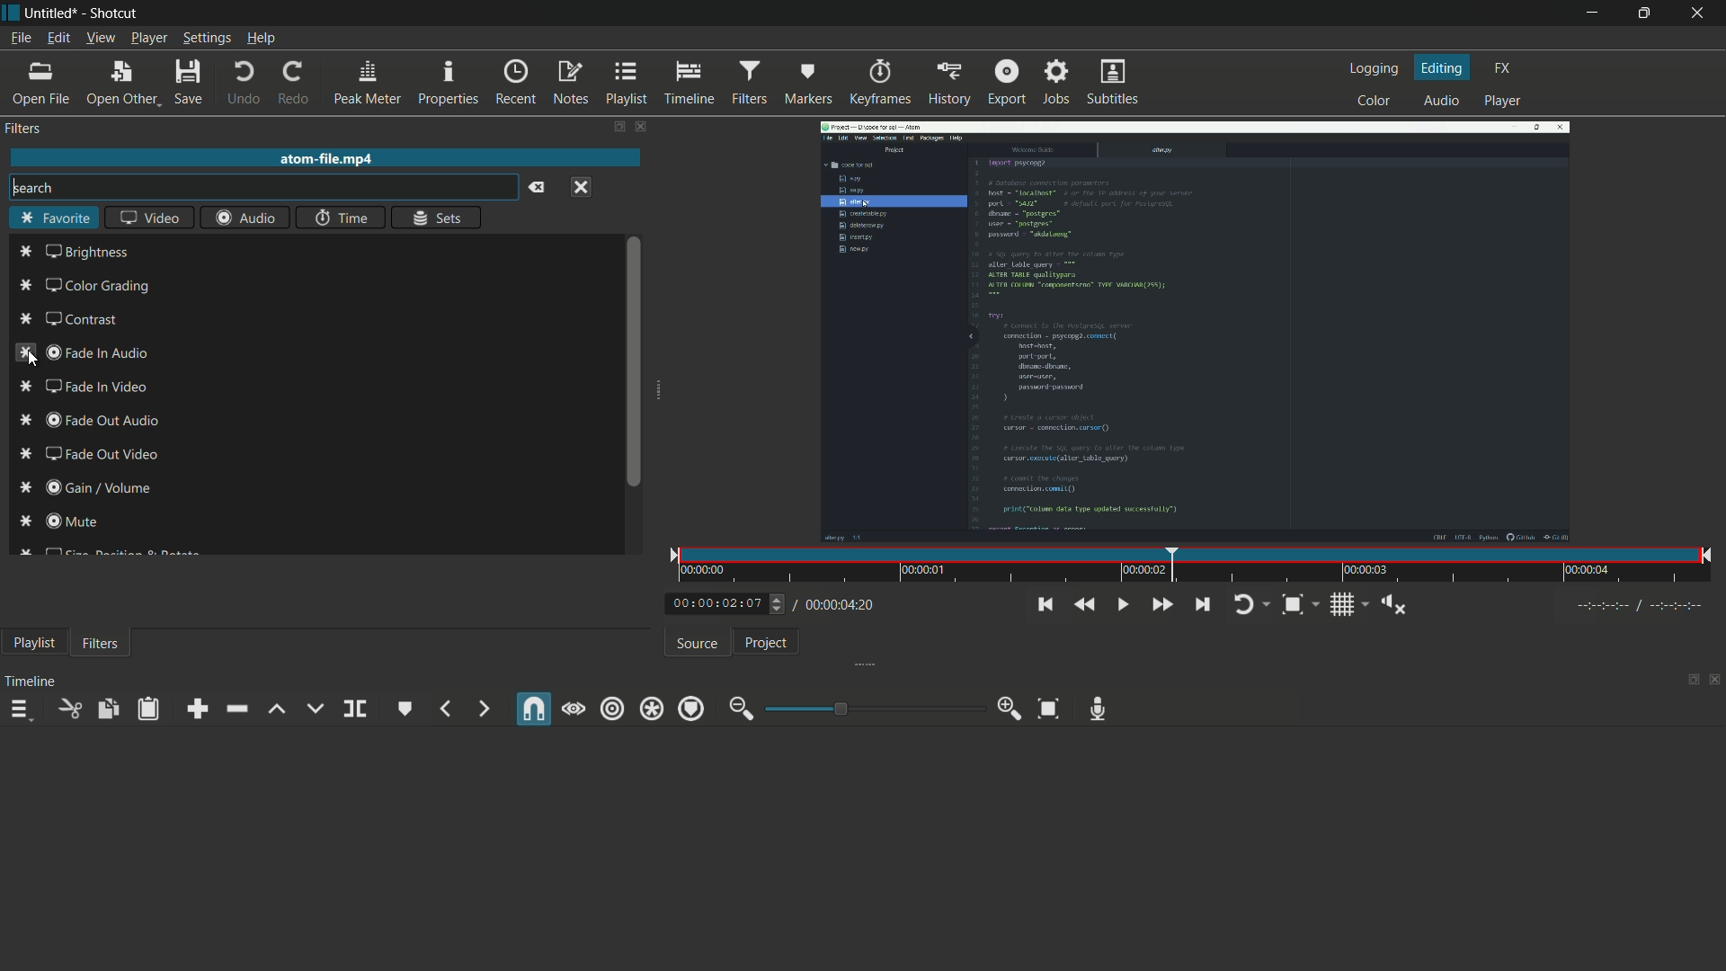 Image resolution: width=1726 pixels, height=971 pixels. Describe the element at coordinates (1301, 605) in the screenshot. I see `toggle zoom` at that location.